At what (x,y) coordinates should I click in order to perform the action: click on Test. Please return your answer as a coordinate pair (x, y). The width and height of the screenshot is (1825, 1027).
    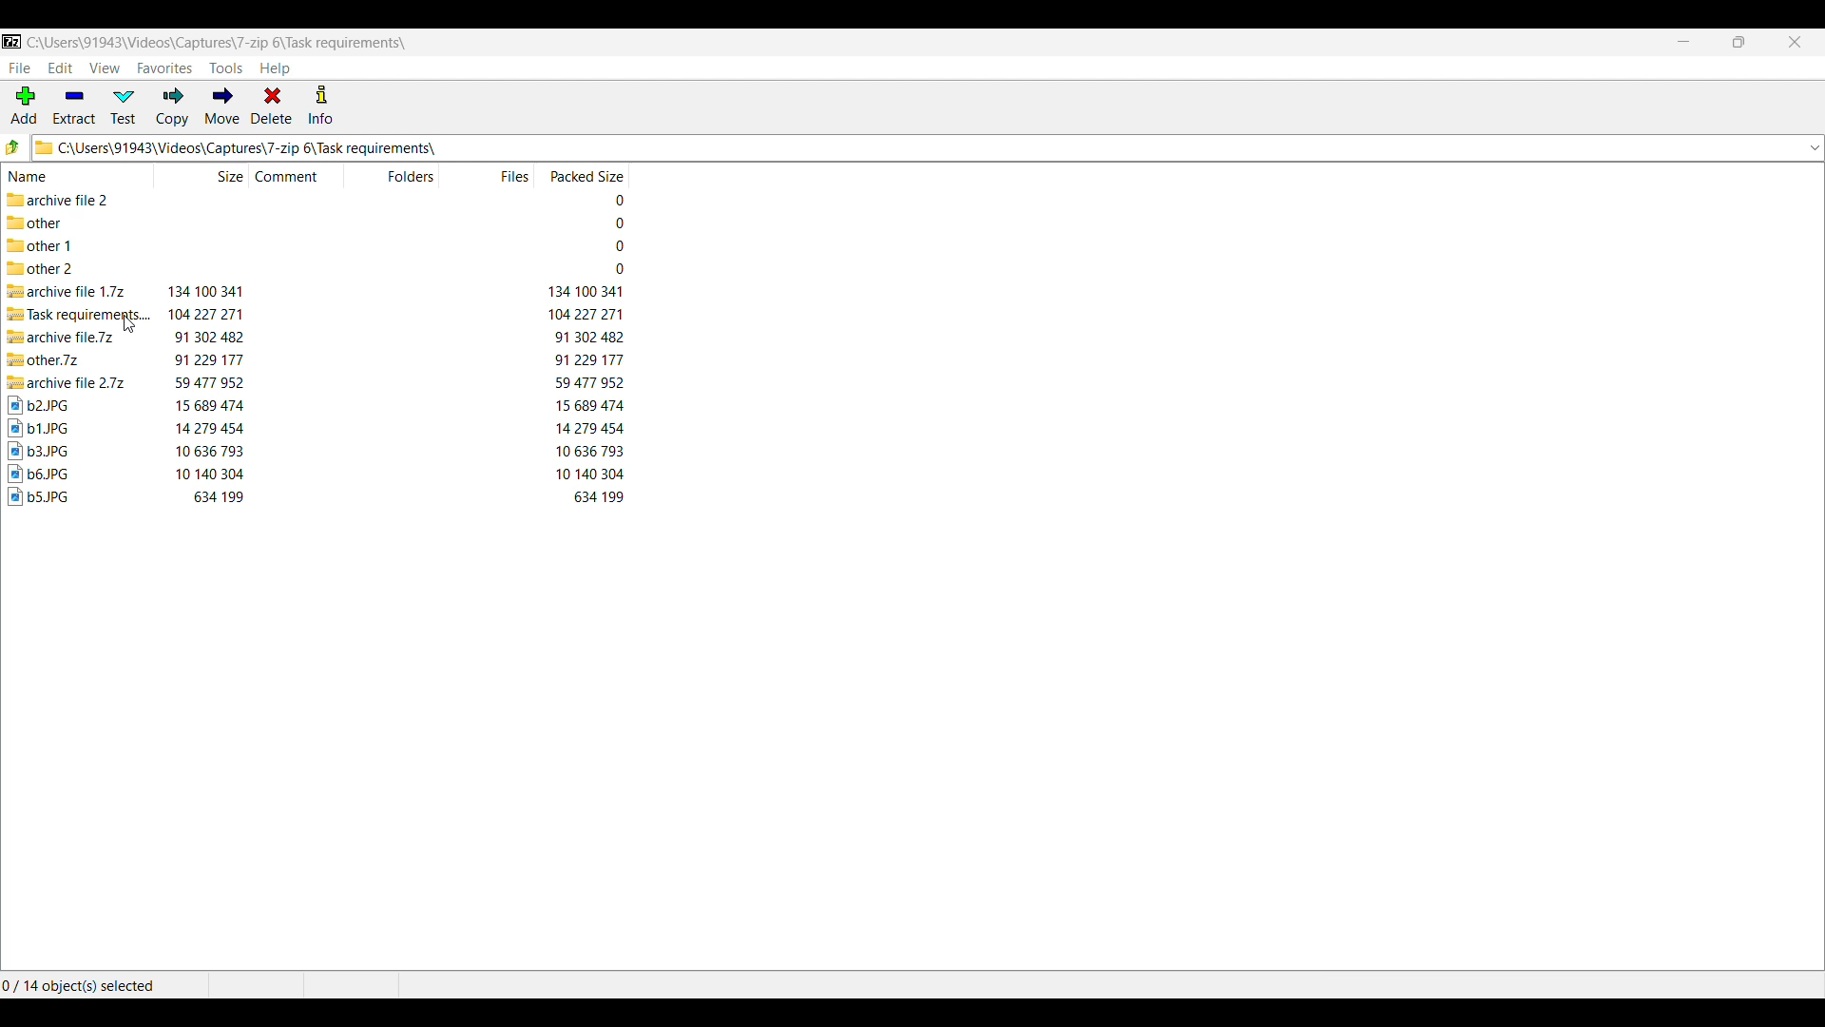
    Looking at the image, I should click on (124, 107).